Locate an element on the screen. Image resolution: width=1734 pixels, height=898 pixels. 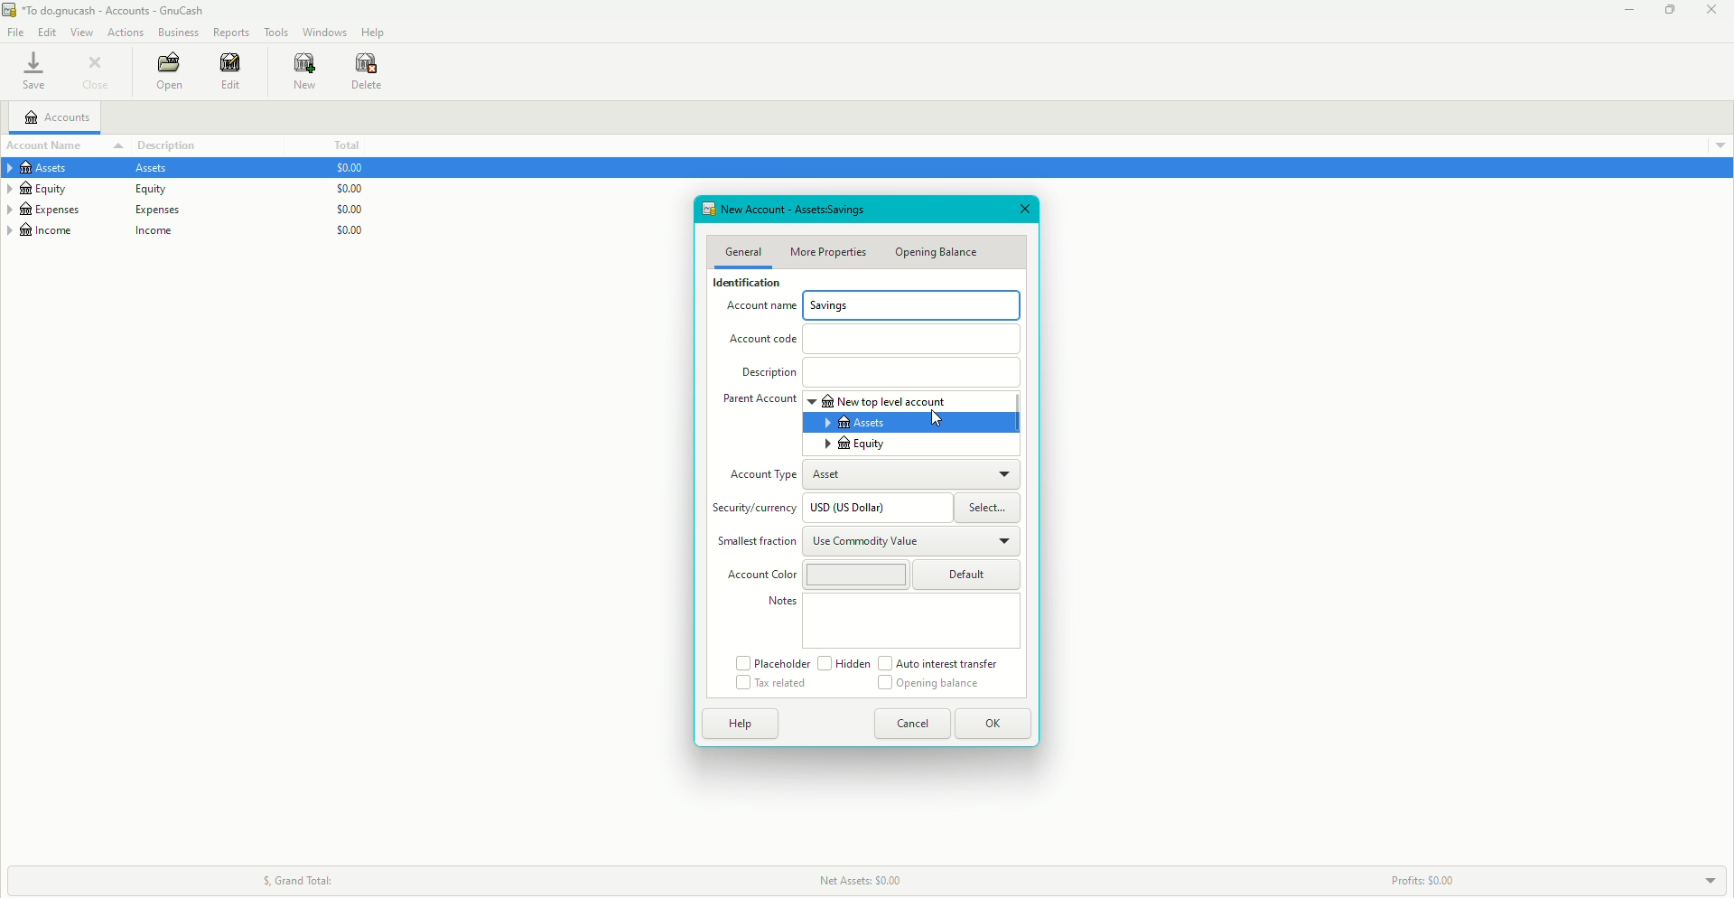
Tax related is located at coordinates (772, 685).